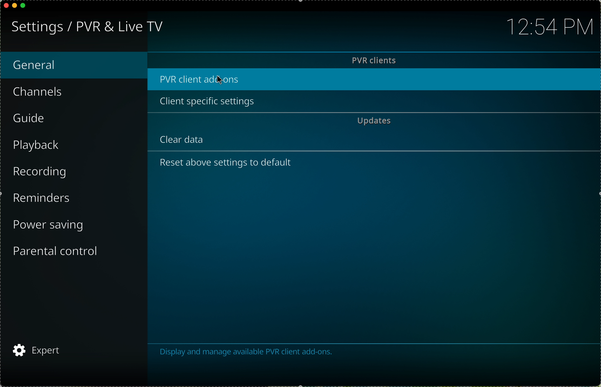 This screenshot has height=387, width=601. Describe the element at coordinates (15, 8) in the screenshot. I see `minimize` at that location.